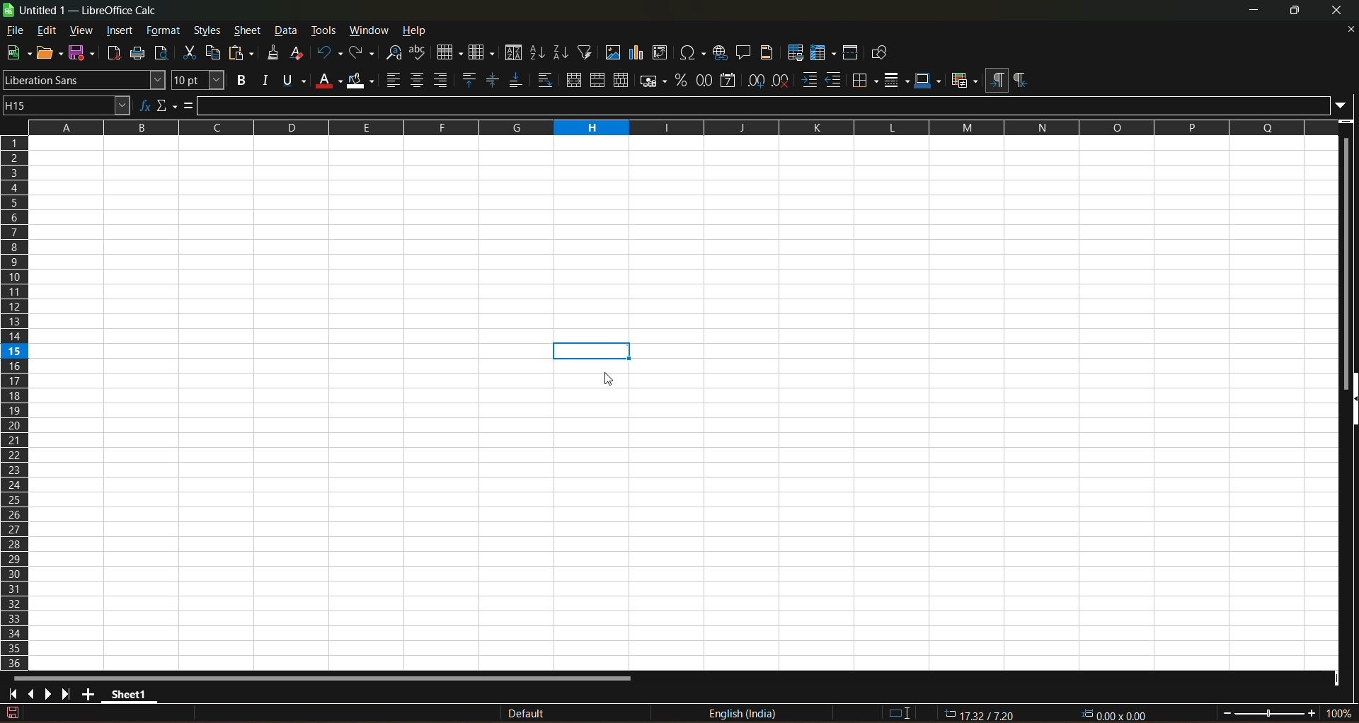 This screenshot has height=723, width=1359. I want to click on format as currency, so click(653, 81).